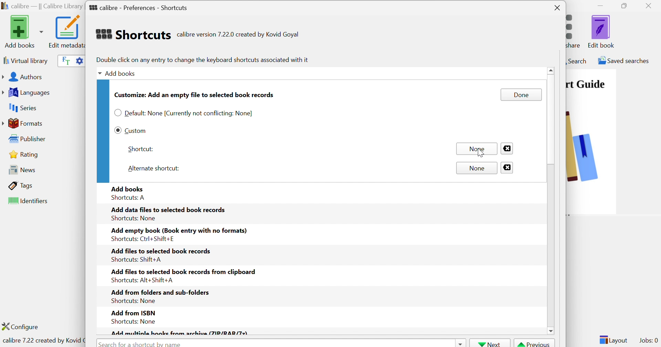 The height and width of the screenshot is (347, 661). I want to click on Advanced search, so click(79, 60).